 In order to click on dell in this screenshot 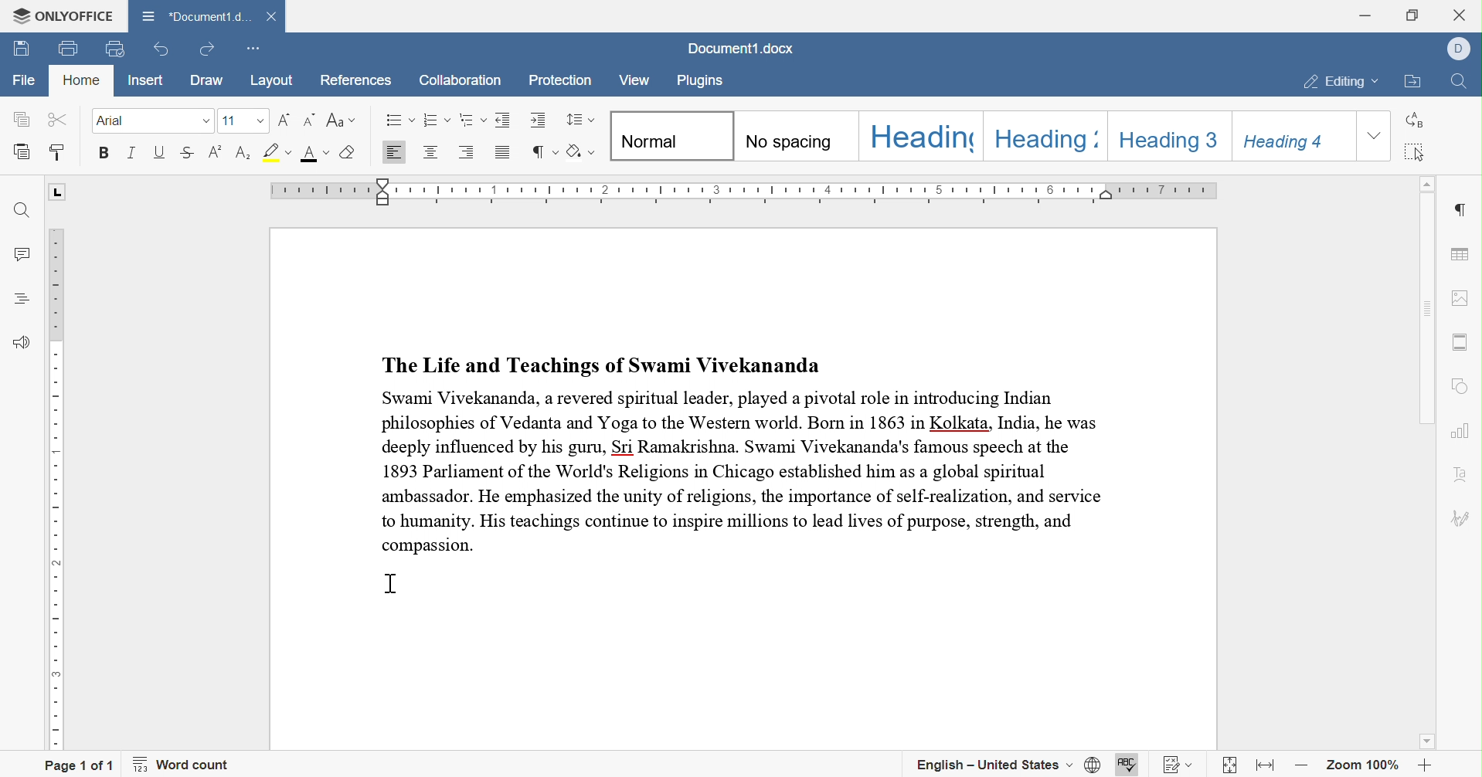, I will do `click(1461, 46)`.